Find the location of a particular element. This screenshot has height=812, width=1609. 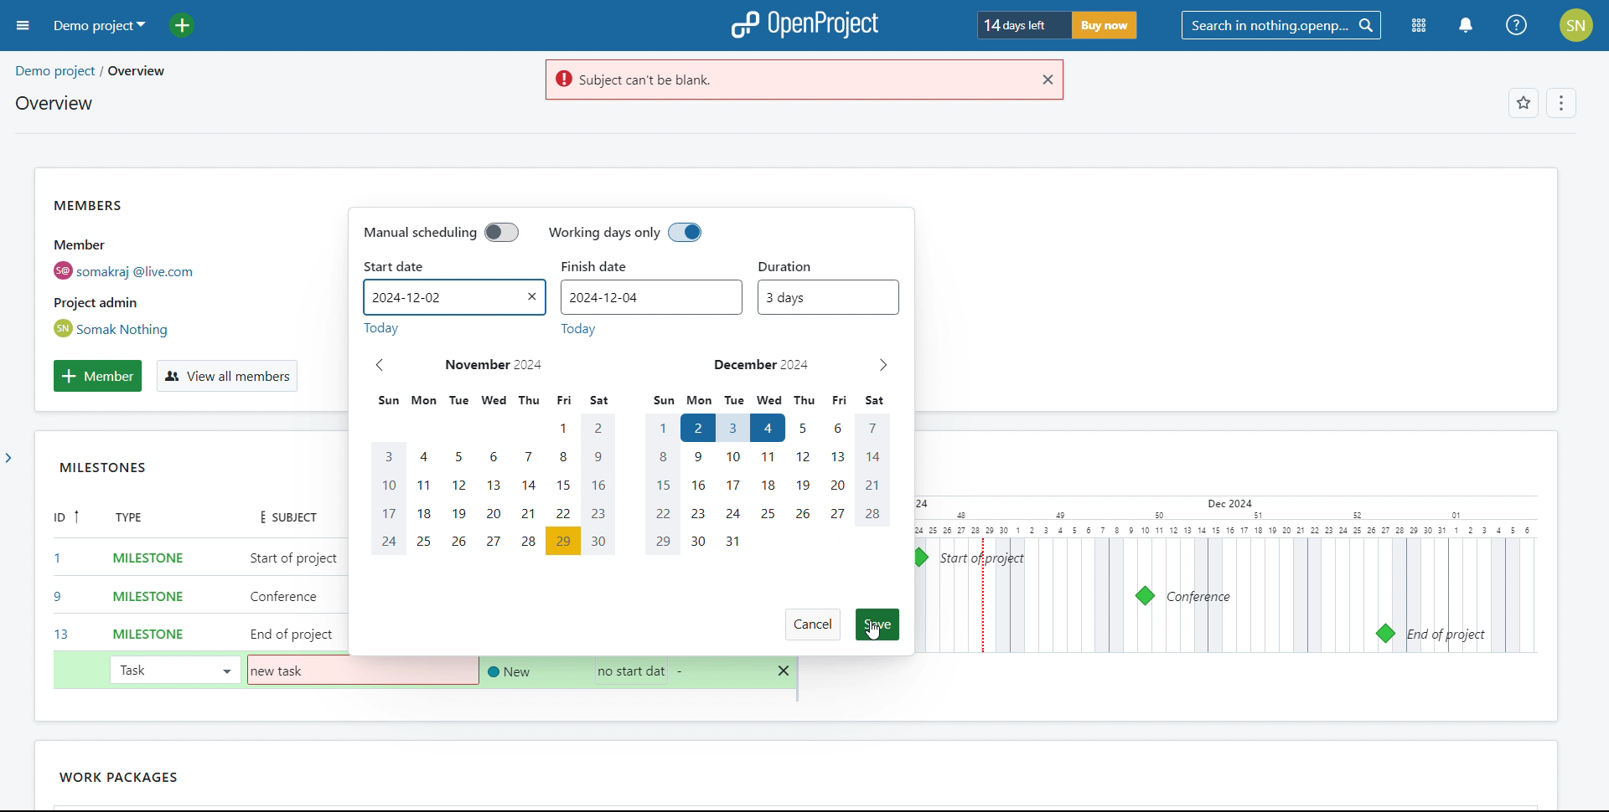

MILESTONES is located at coordinates (128, 471).